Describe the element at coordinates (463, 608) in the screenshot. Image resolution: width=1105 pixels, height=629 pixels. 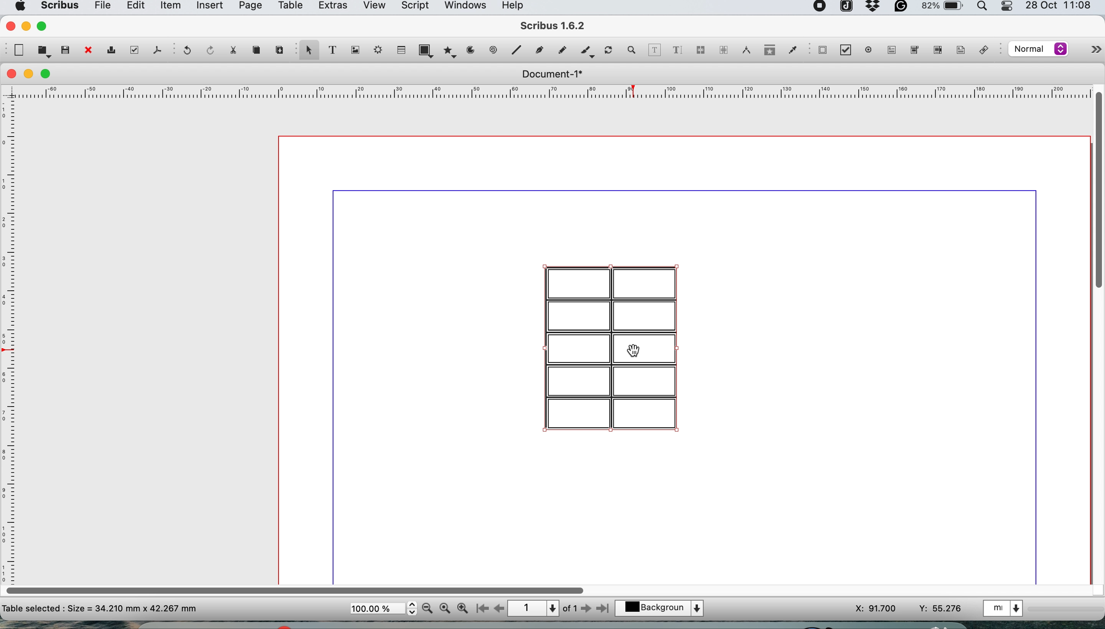
I see `zoom in` at that location.